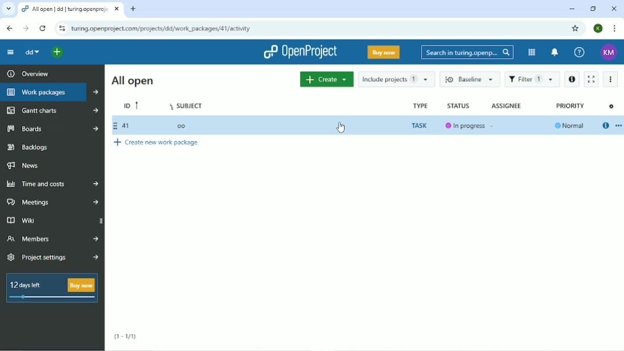 This screenshot has height=351, width=624. I want to click on Baseline, so click(470, 79).